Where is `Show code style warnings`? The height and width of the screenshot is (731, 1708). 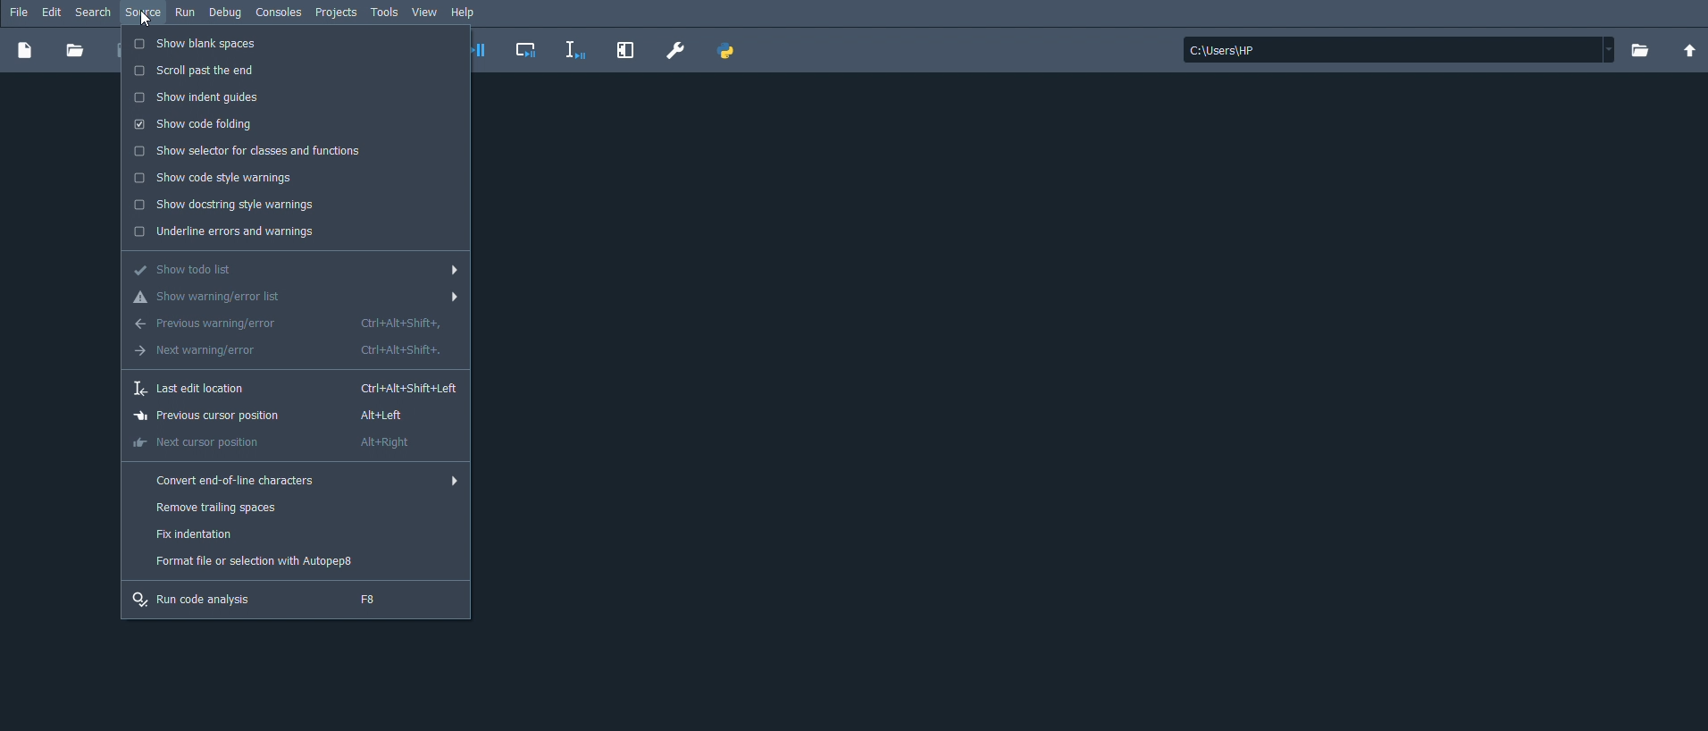 Show code style warnings is located at coordinates (215, 179).